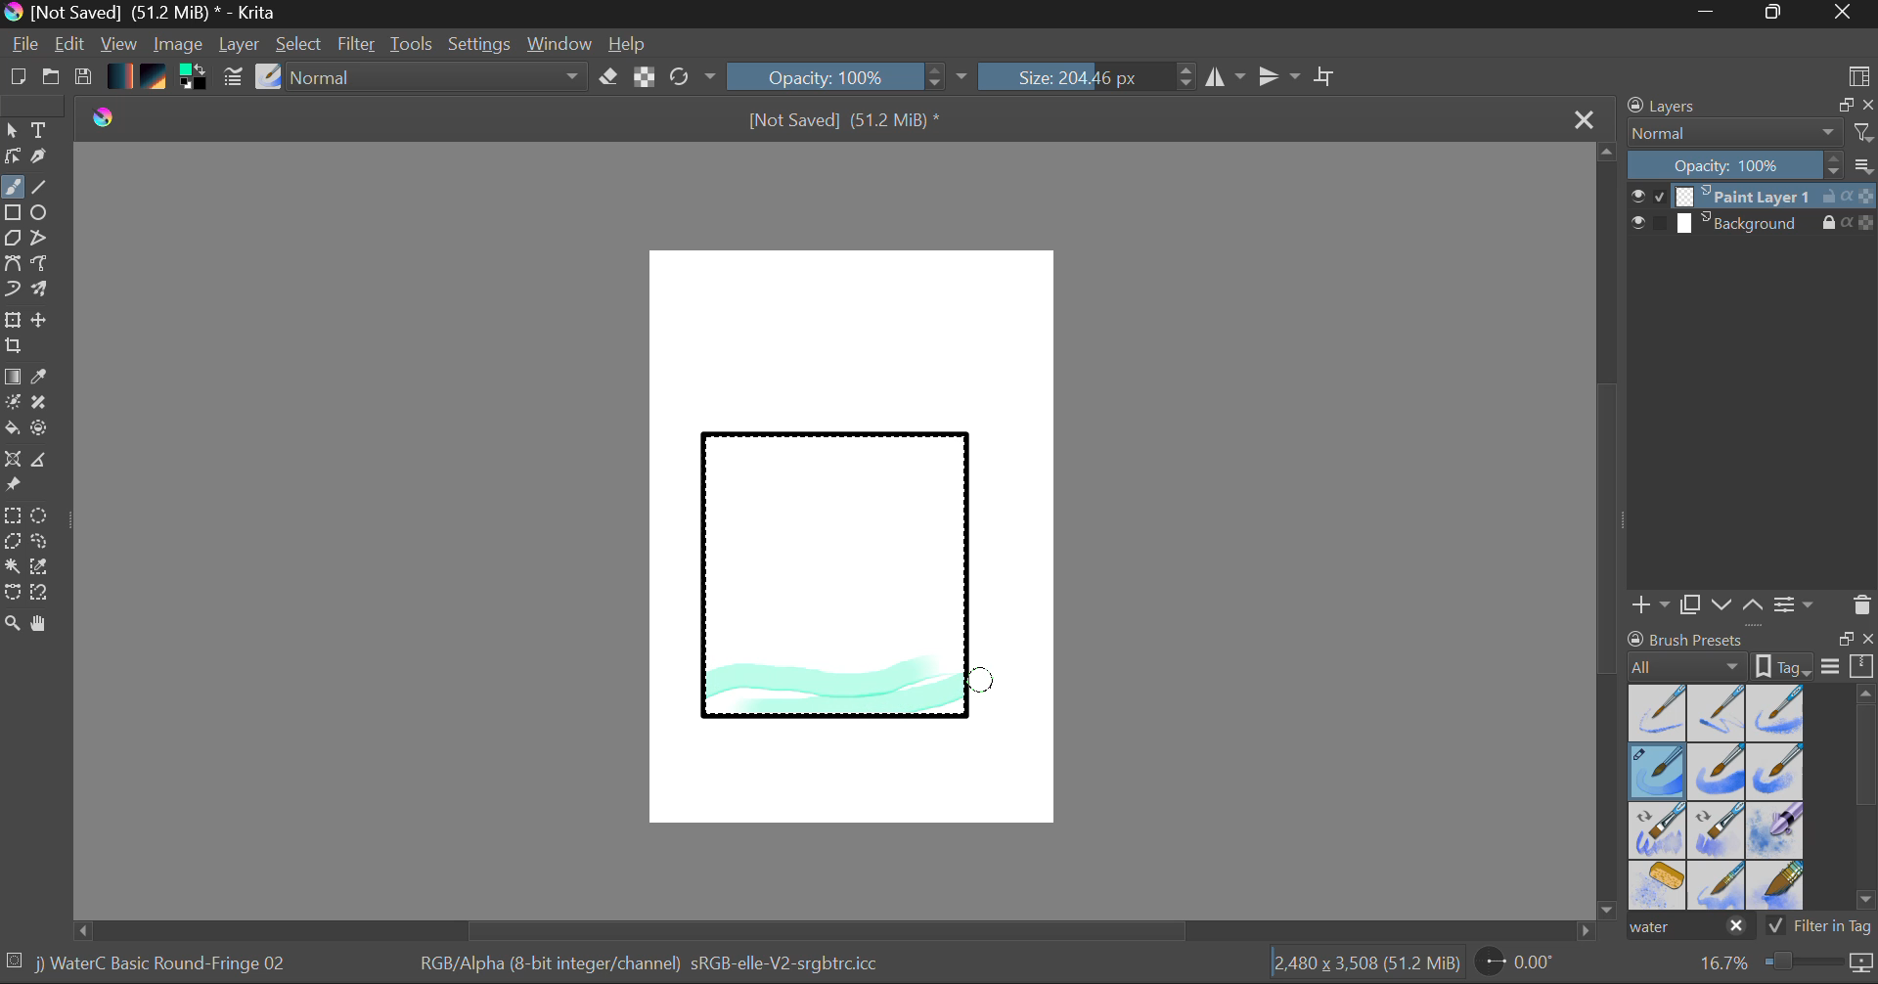 This screenshot has width=1878, height=984. What do you see at coordinates (837, 595) in the screenshot?
I see `Rectangle Shape Selected` at bounding box center [837, 595].